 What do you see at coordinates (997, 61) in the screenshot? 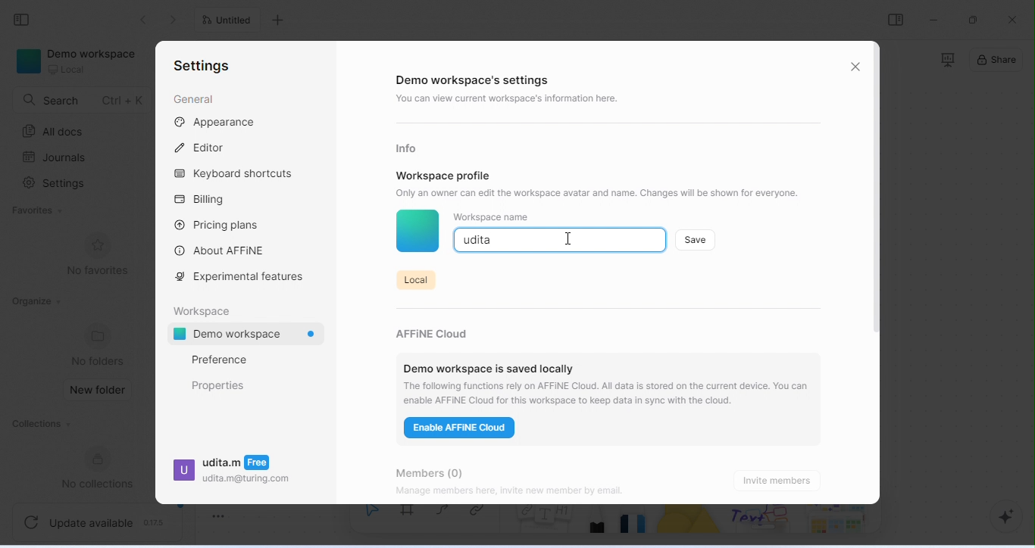
I see `share` at bounding box center [997, 61].